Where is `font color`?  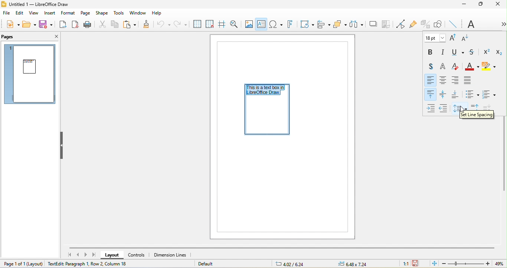 font color is located at coordinates (472, 66).